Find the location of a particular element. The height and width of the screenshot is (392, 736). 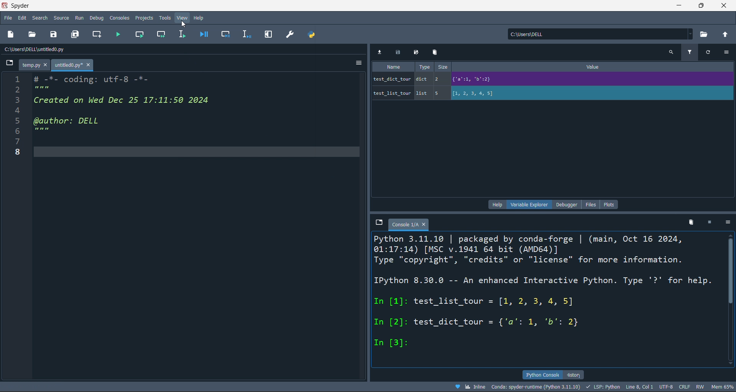

file data is located at coordinates (369, 387).